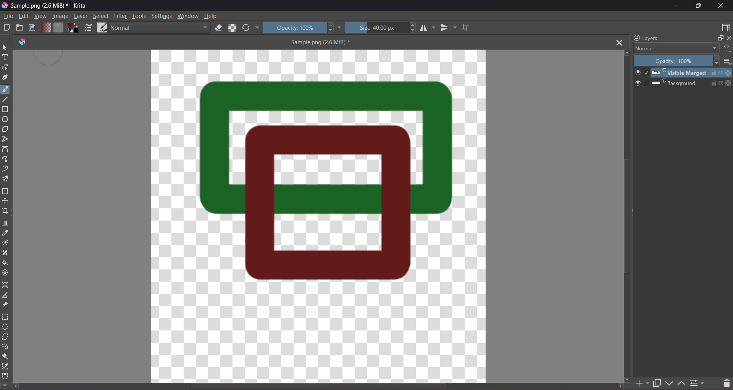 Image resolution: width=733 pixels, height=390 pixels. Describe the element at coordinates (630, 378) in the screenshot. I see `Scroll Right` at that location.